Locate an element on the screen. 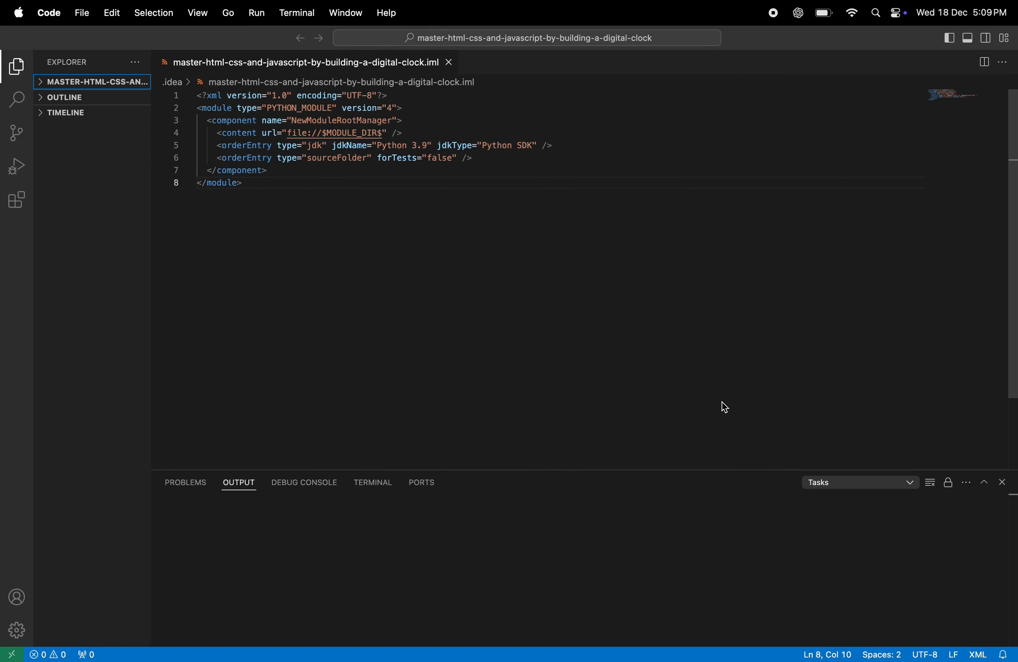  view is located at coordinates (198, 12).